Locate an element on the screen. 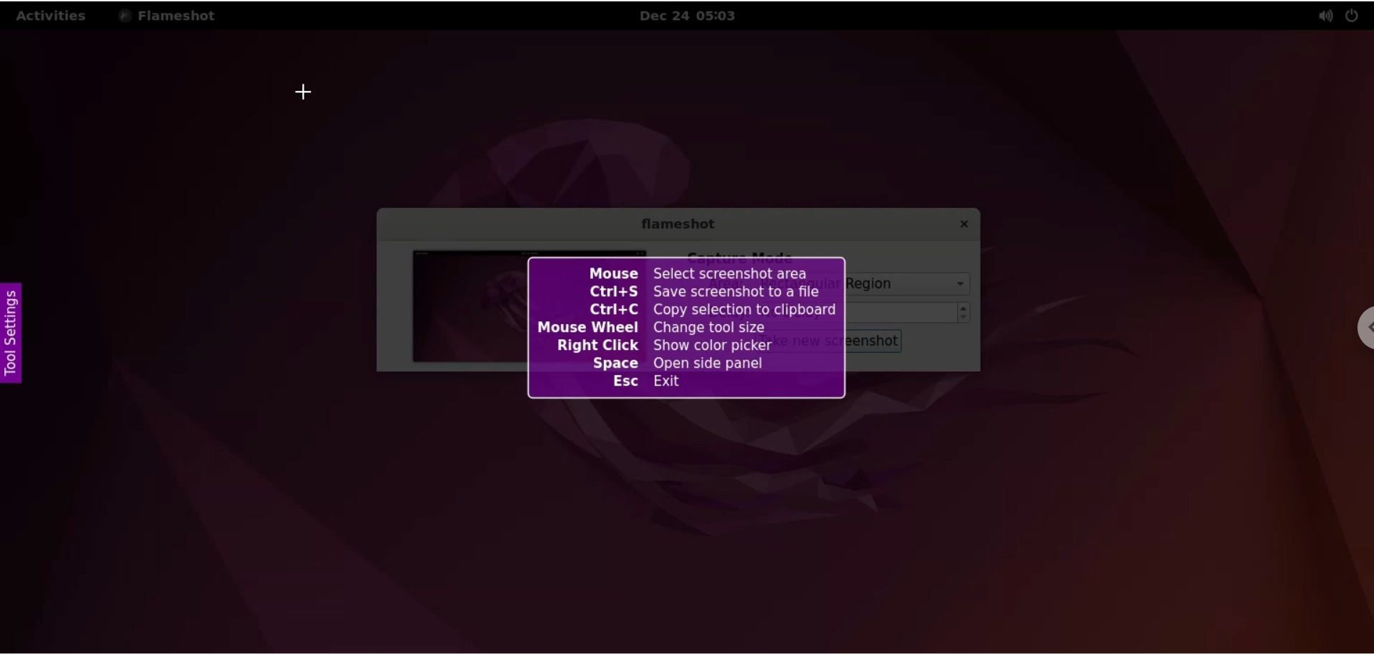  Dec 24 05:03 is located at coordinates (694, 16).